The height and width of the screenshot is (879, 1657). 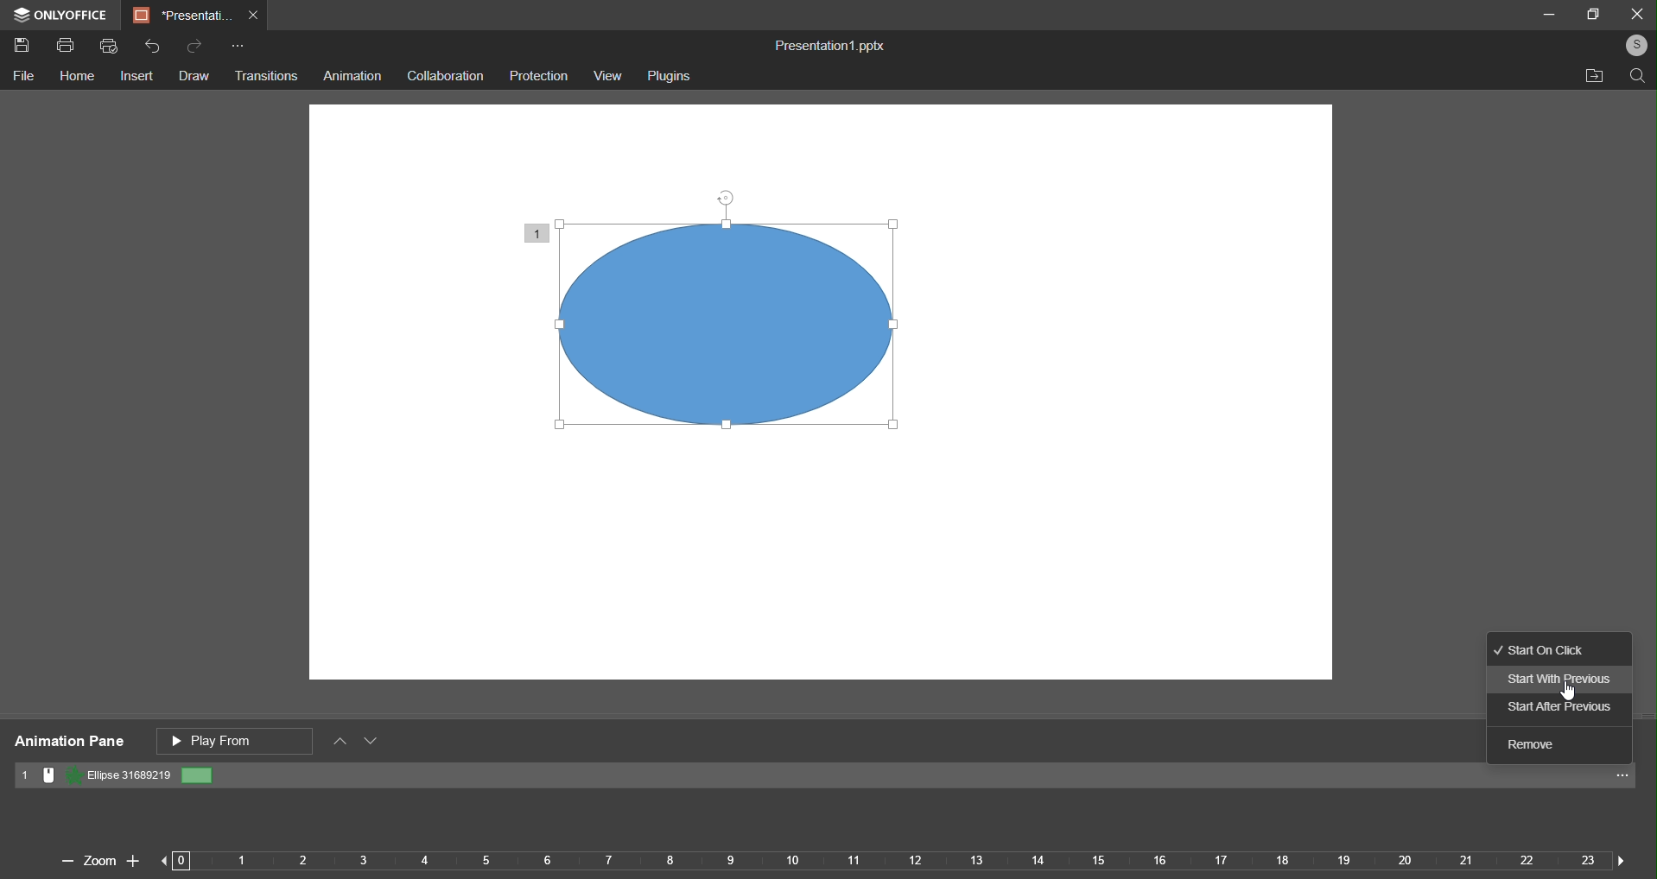 I want to click on Close Tab, so click(x=257, y=16).